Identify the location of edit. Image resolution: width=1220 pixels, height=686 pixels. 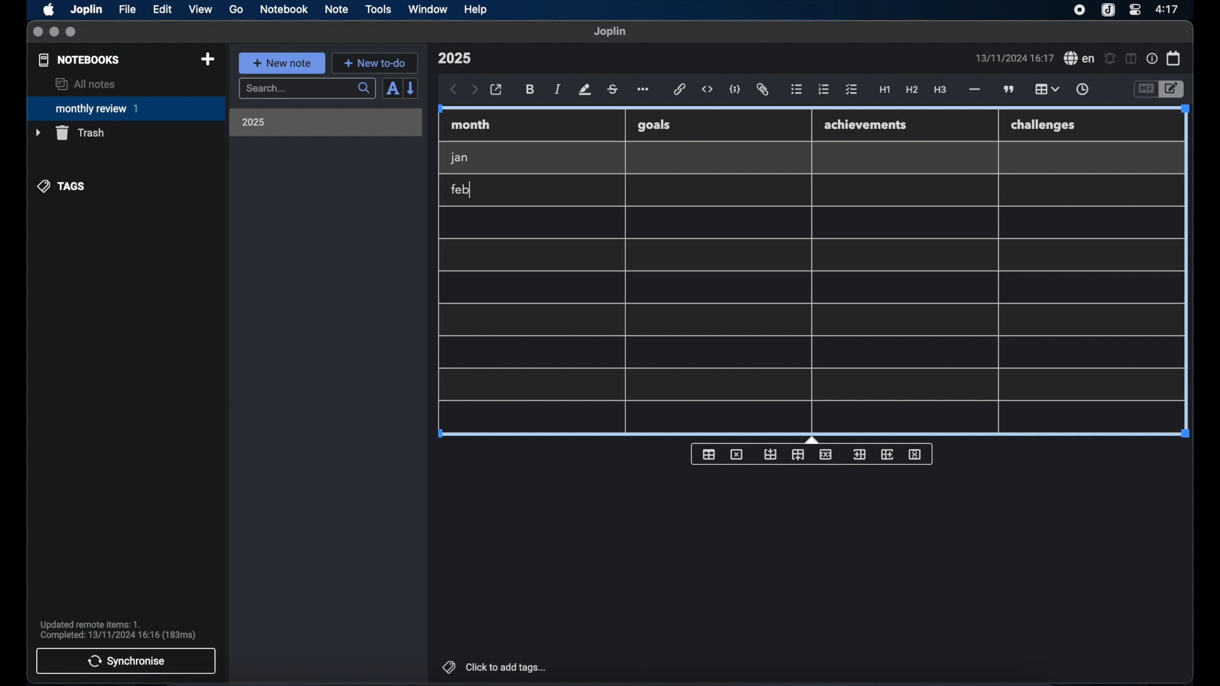
(163, 10).